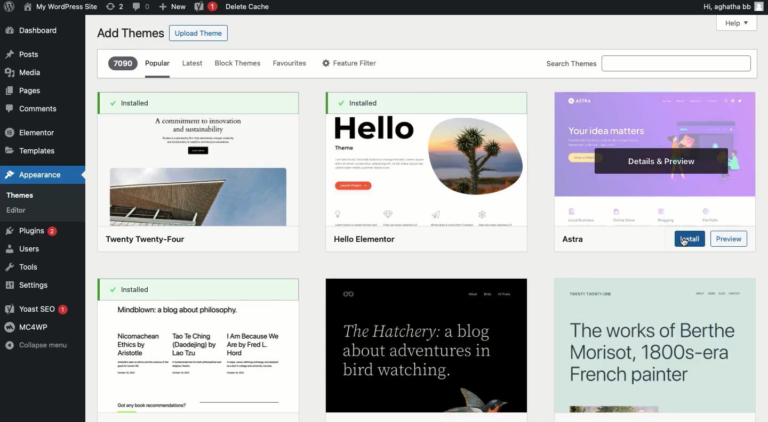 Image resolution: width=768 pixels, height=422 pixels. Describe the element at coordinates (683, 243) in the screenshot. I see `cursor` at that location.